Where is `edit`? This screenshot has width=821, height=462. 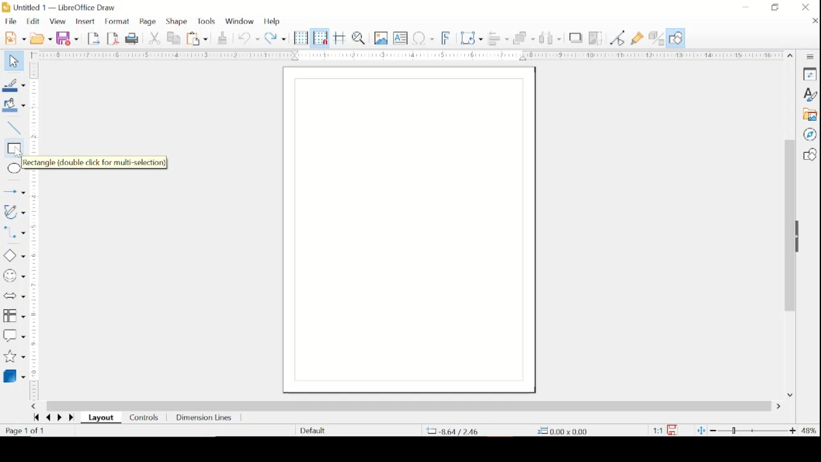 edit is located at coordinates (34, 21).